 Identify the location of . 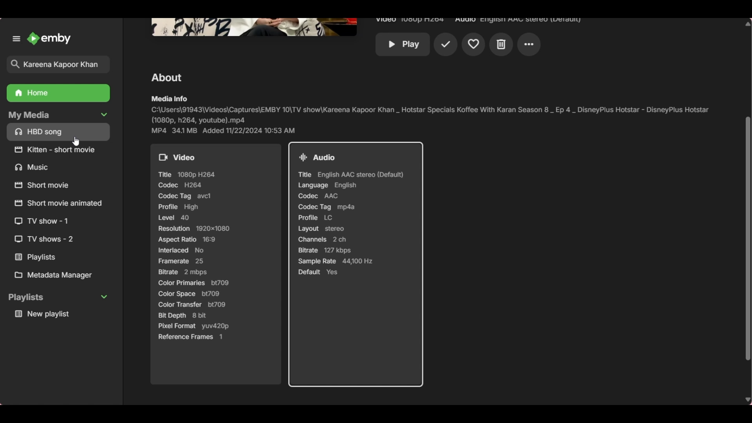
(444, 44).